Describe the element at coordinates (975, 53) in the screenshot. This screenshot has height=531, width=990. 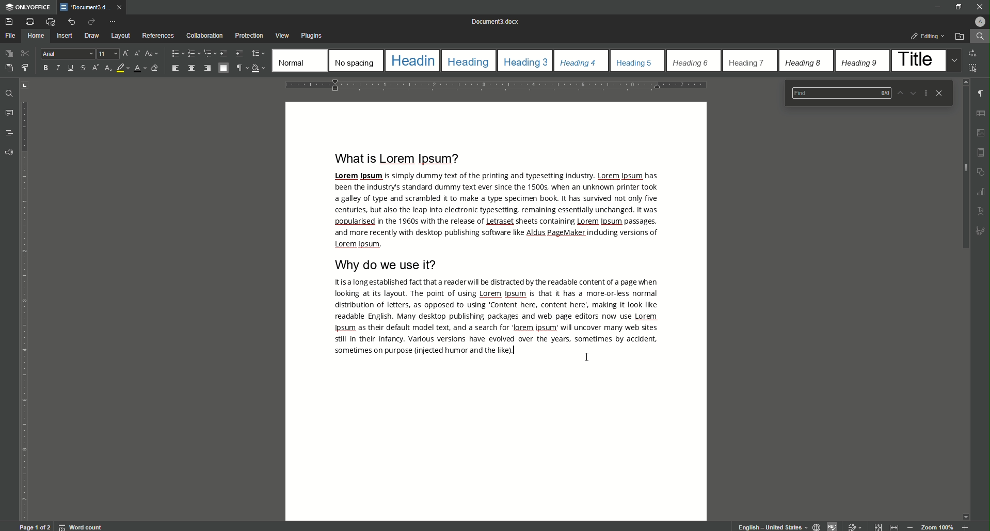
I see `Replace` at that location.